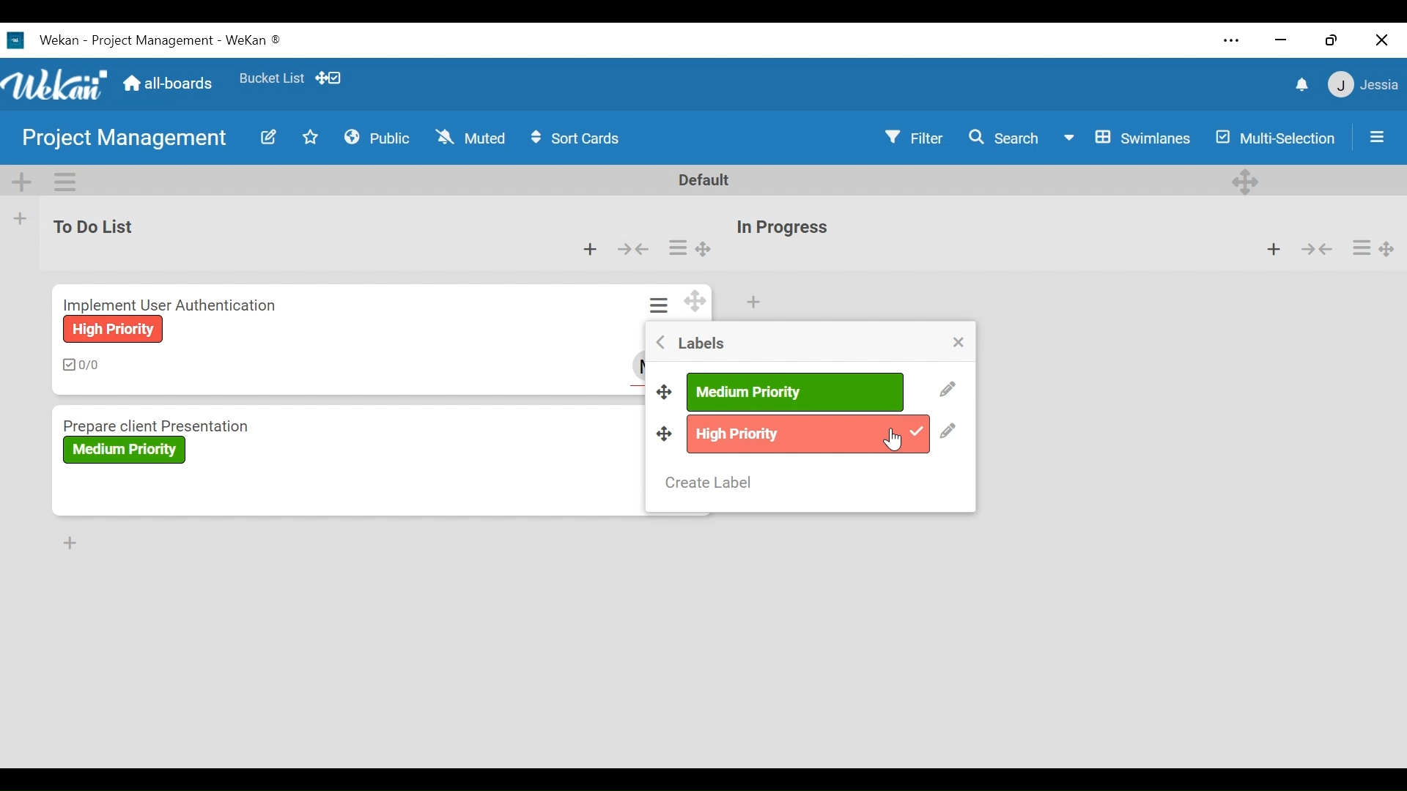  I want to click on Sort Cards, so click(581, 138).